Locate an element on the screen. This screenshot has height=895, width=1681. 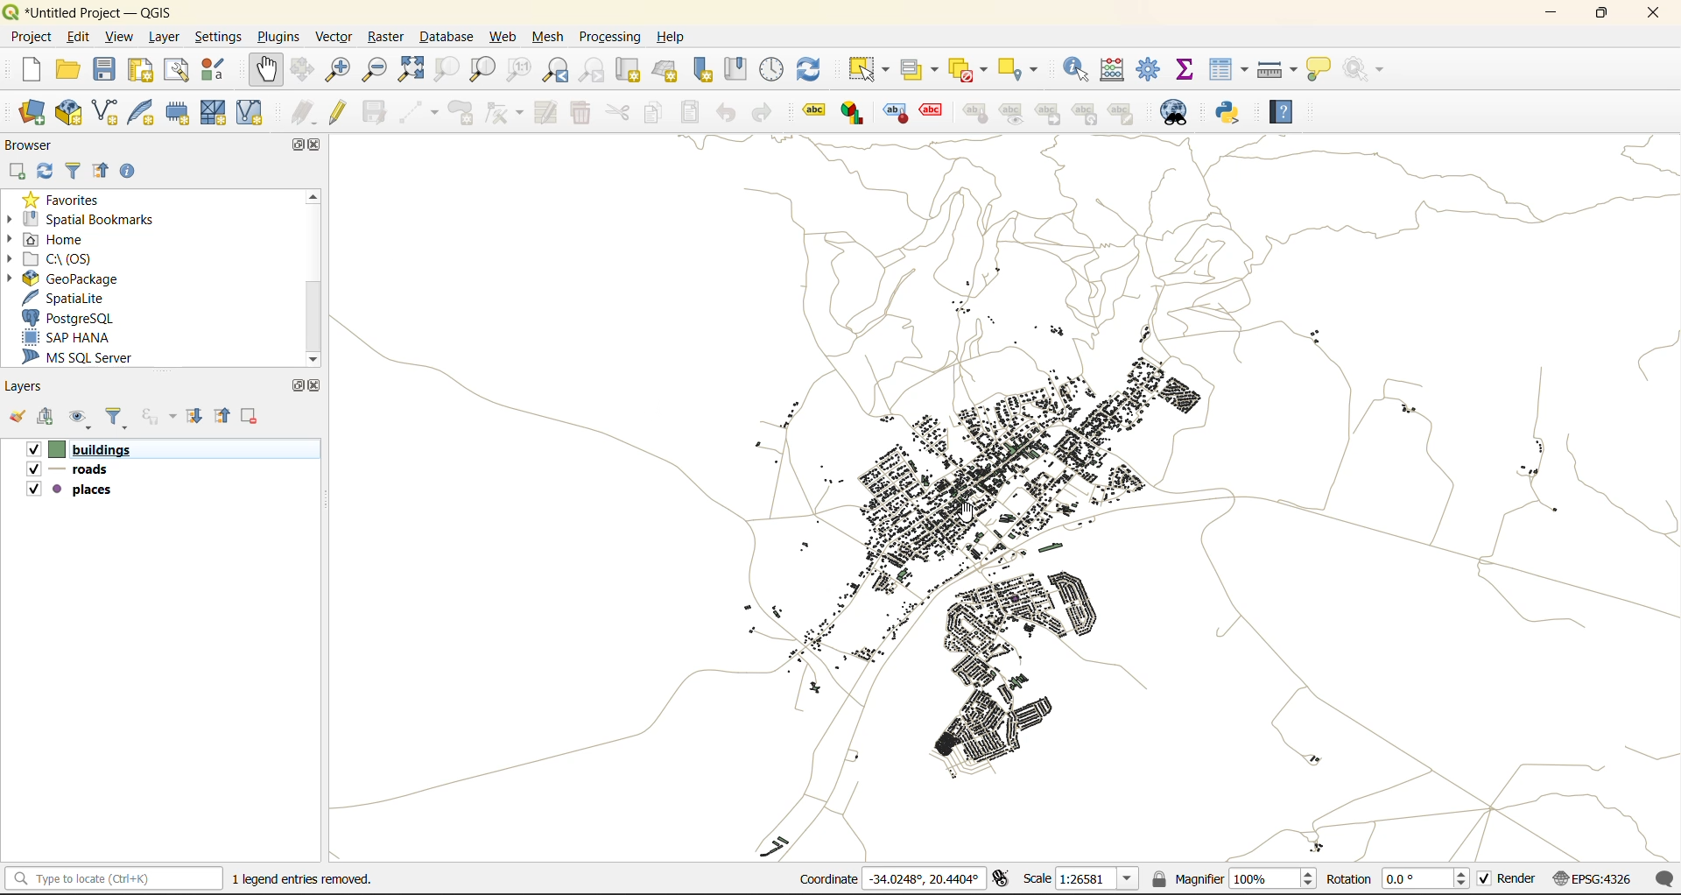
zoom layer is located at coordinates (482, 70).